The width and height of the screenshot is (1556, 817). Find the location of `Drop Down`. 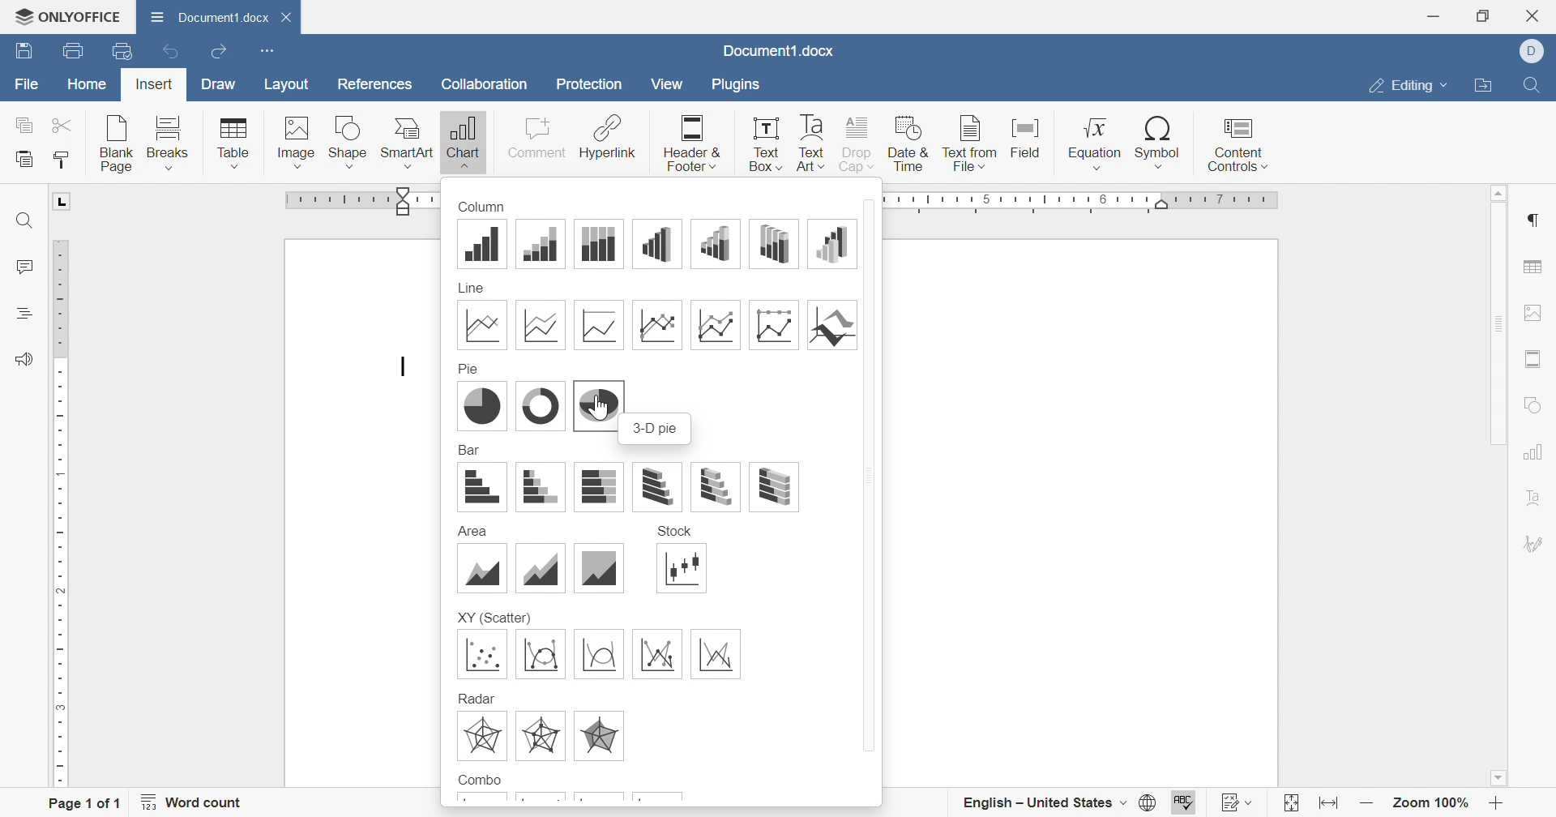

Drop Down is located at coordinates (1123, 802).